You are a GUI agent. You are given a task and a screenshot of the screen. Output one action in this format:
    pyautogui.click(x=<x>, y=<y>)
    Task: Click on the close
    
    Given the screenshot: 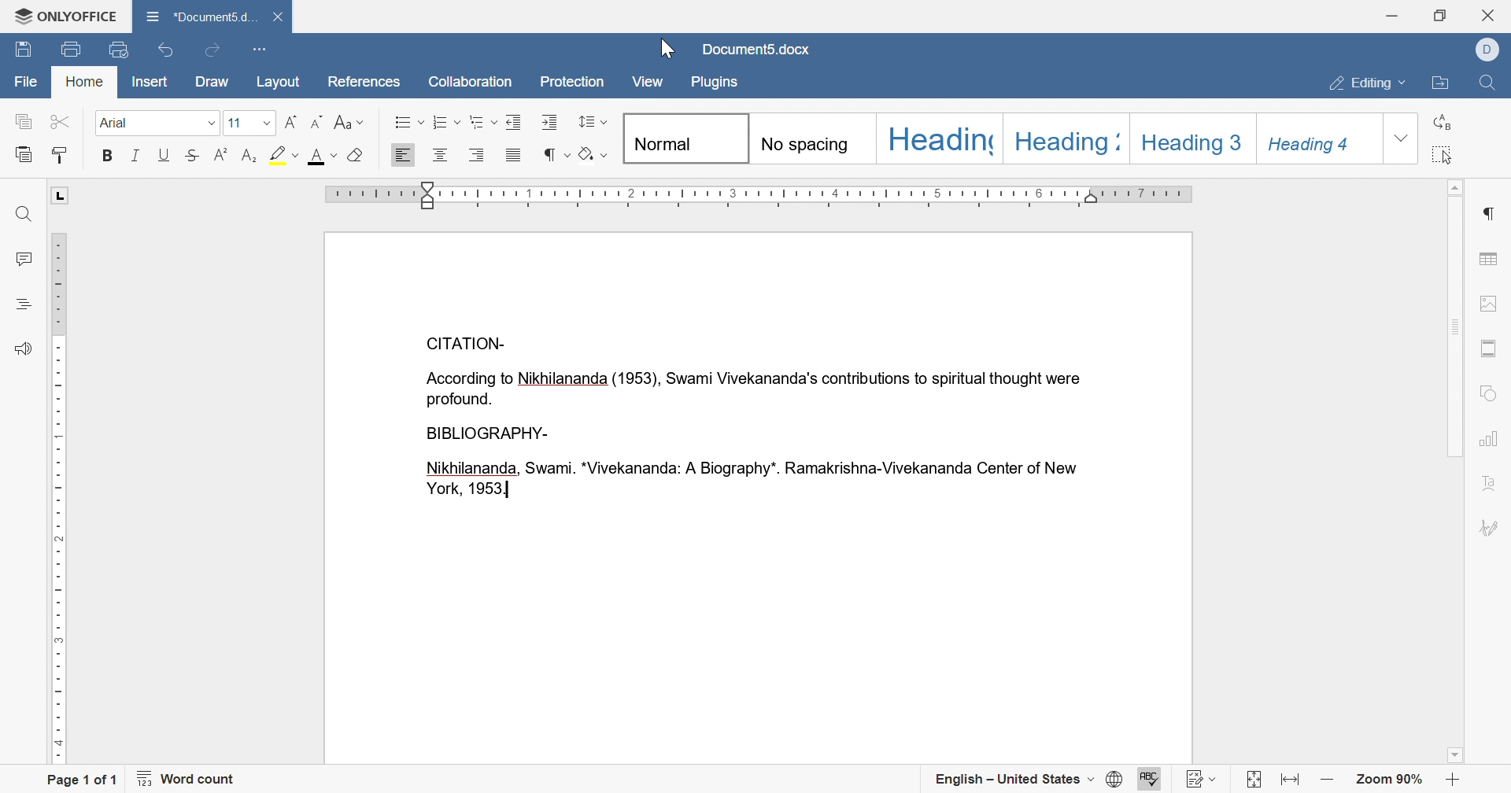 What is the action you would take?
    pyautogui.click(x=1491, y=14)
    